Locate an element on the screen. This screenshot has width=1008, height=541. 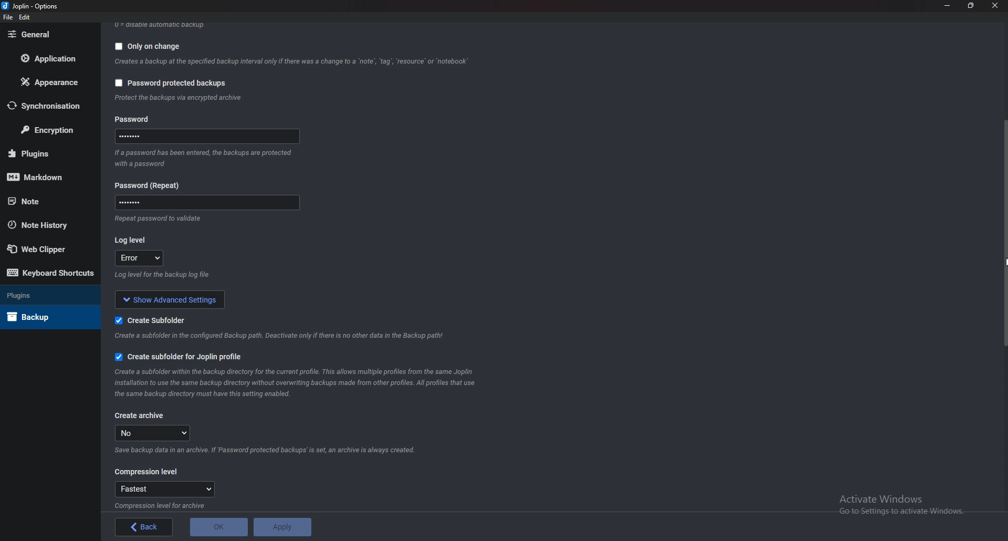
Appearance is located at coordinates (49, 83).